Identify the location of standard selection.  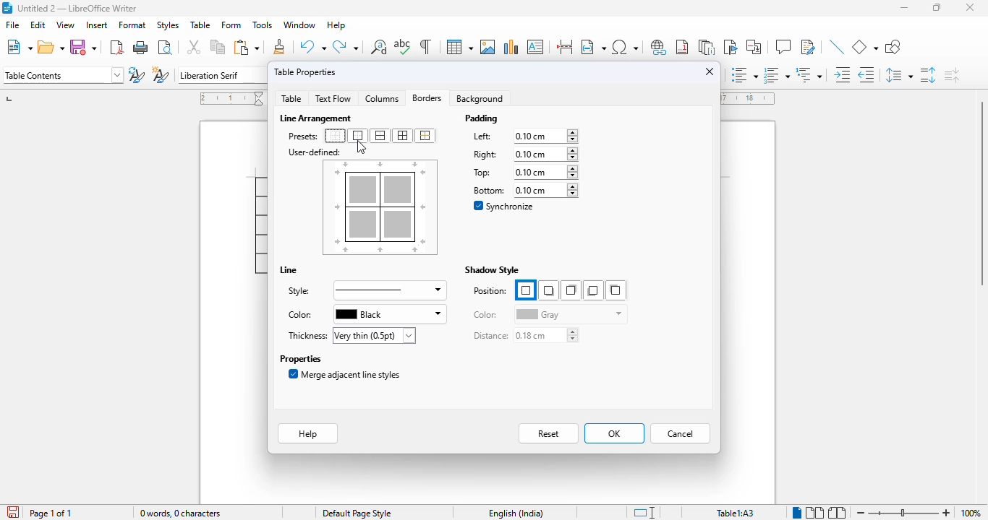
(644, 513).